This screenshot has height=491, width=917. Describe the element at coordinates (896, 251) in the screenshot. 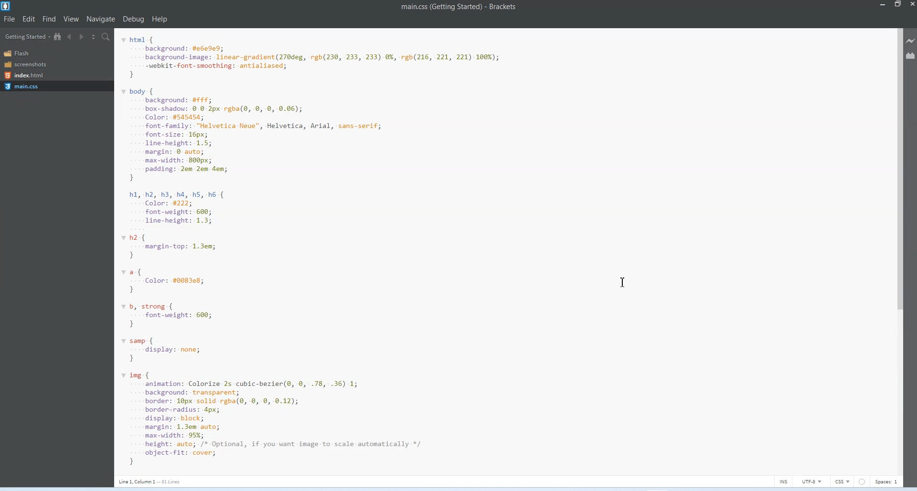

I see `Vertical Scroll bar` at that location.